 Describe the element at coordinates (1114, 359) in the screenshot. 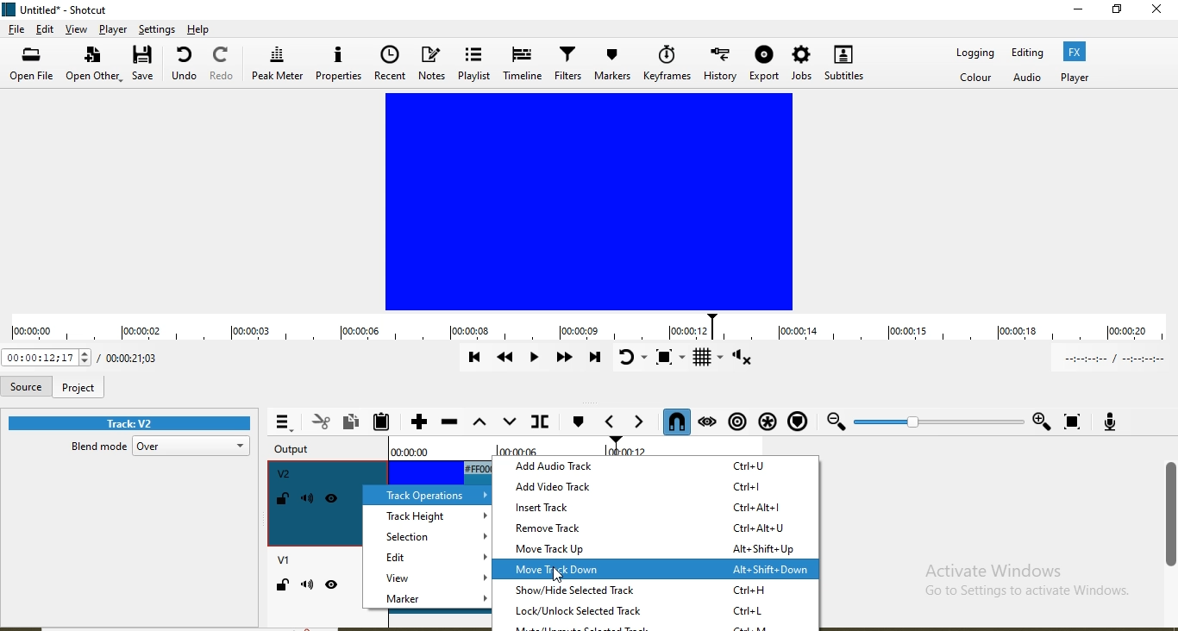

I see `In point` at that location.